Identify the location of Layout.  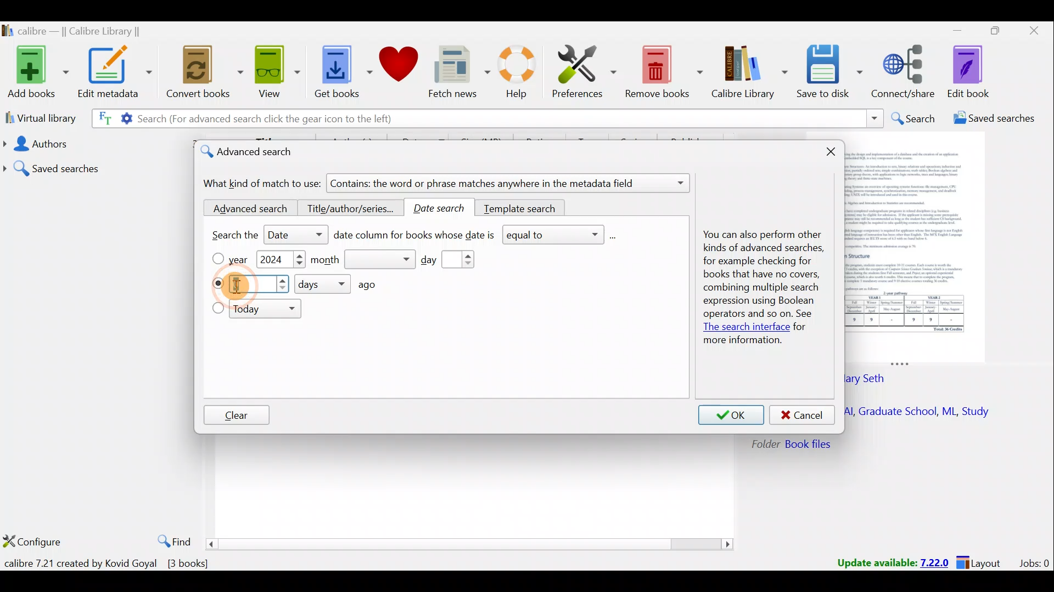
(982, 561).